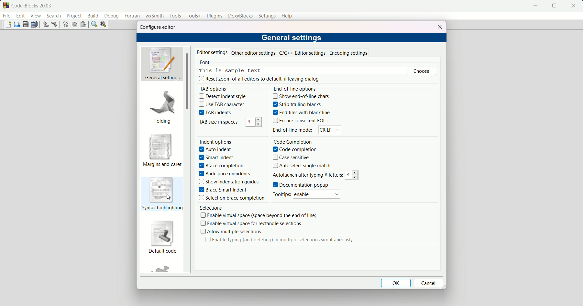  Describe the element at coordinates (554, 6) in the screenshot. I see `fullscreen` at that location.